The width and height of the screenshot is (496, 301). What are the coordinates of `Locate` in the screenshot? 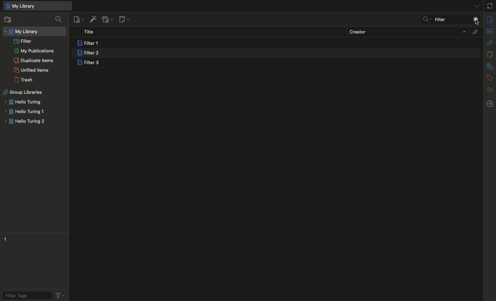 It's located at (490, 104).